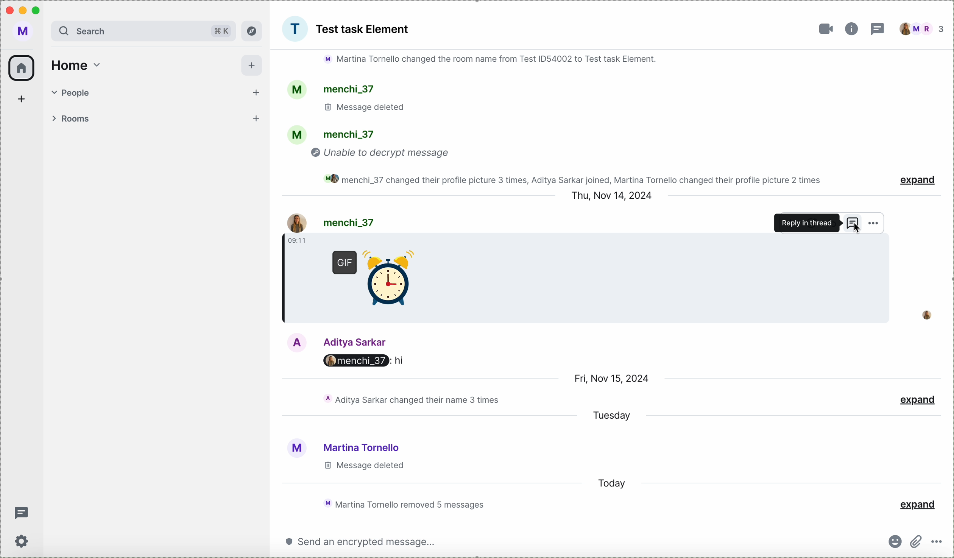 The width and height of the screenshot is (954, 558). What do you see at coordinates (22, 514) in the screenshot?
I see `threads` at bounding box center [22, 514].